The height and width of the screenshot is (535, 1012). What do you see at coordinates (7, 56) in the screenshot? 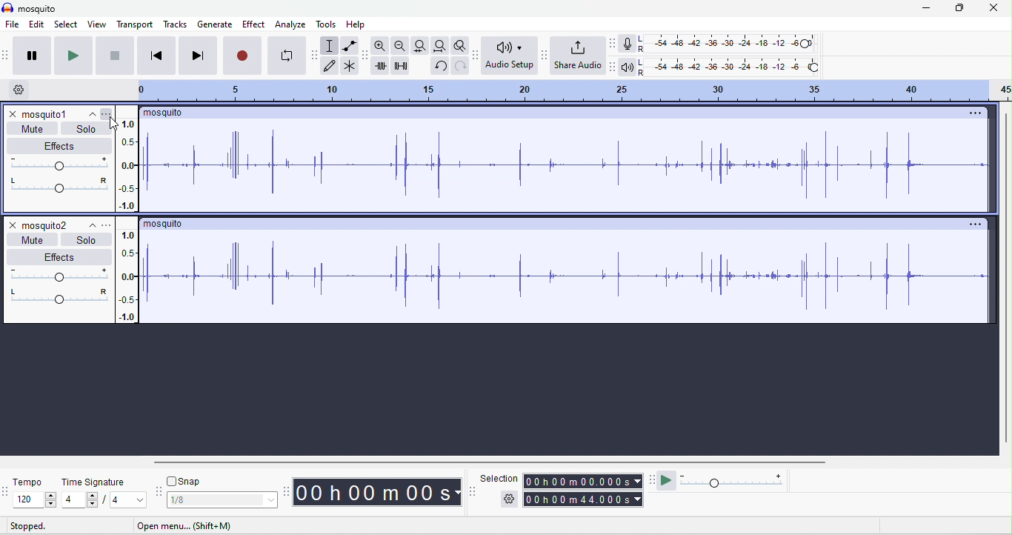
I see `audacity audio transport tool bar` at bounding box center [7, 56].